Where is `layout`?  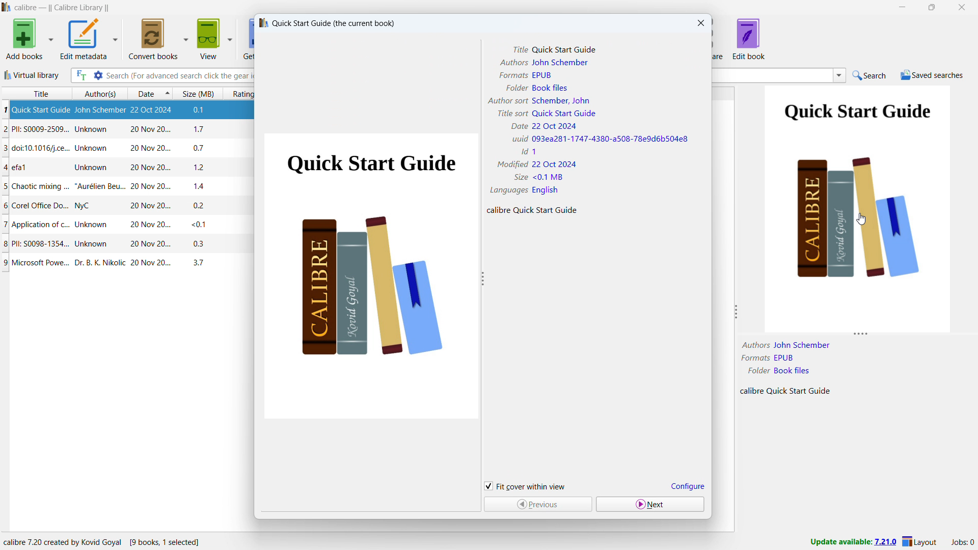
layout is located at coordinates (919, 543).